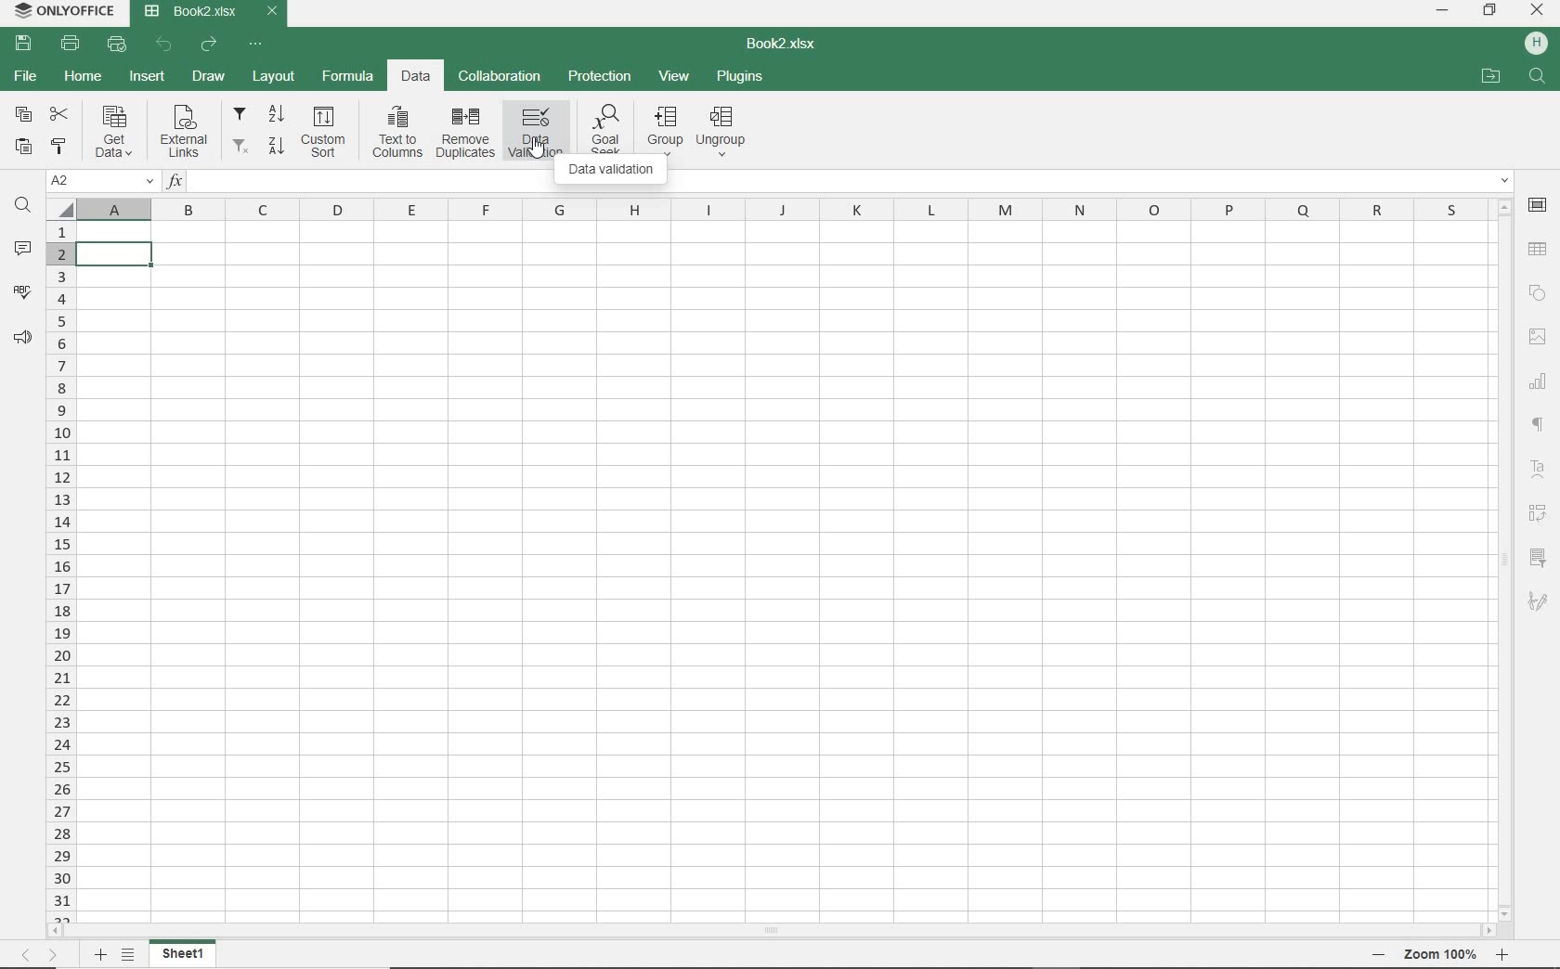 This screenshot has height=969, width=1560. Describe the element at coordinates (59, 115) in the screenshot. I see `CUT` at that location.